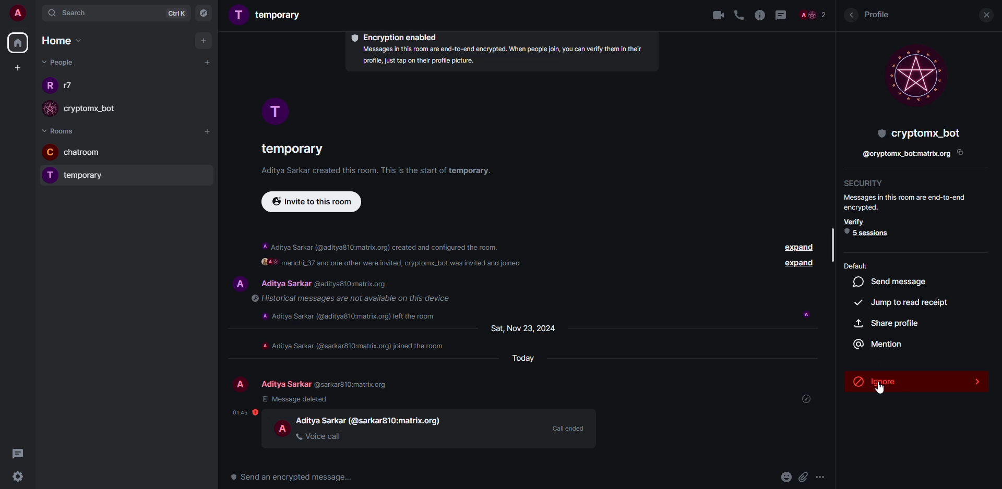 This screenshot has height=489, width=1002. I want to click on info, so click(354, 345).